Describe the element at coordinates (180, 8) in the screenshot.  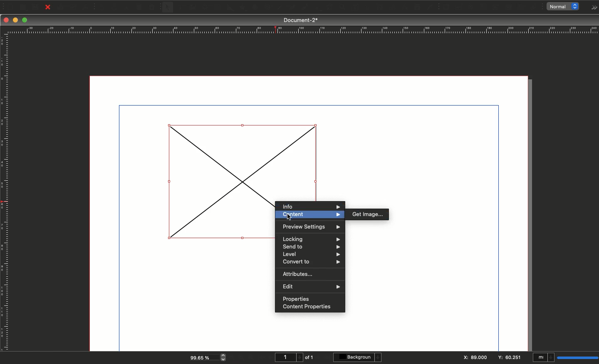
I see `Text frame` at that location.